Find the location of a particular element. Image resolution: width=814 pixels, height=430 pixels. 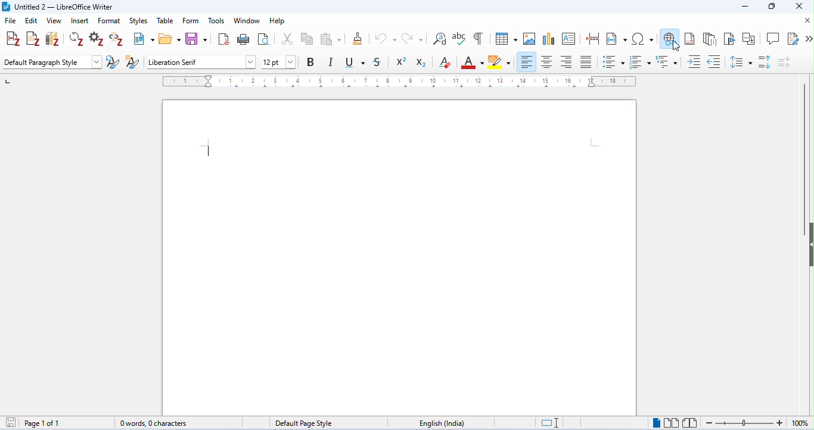

typing cursor is located at coordinates (209, 147).